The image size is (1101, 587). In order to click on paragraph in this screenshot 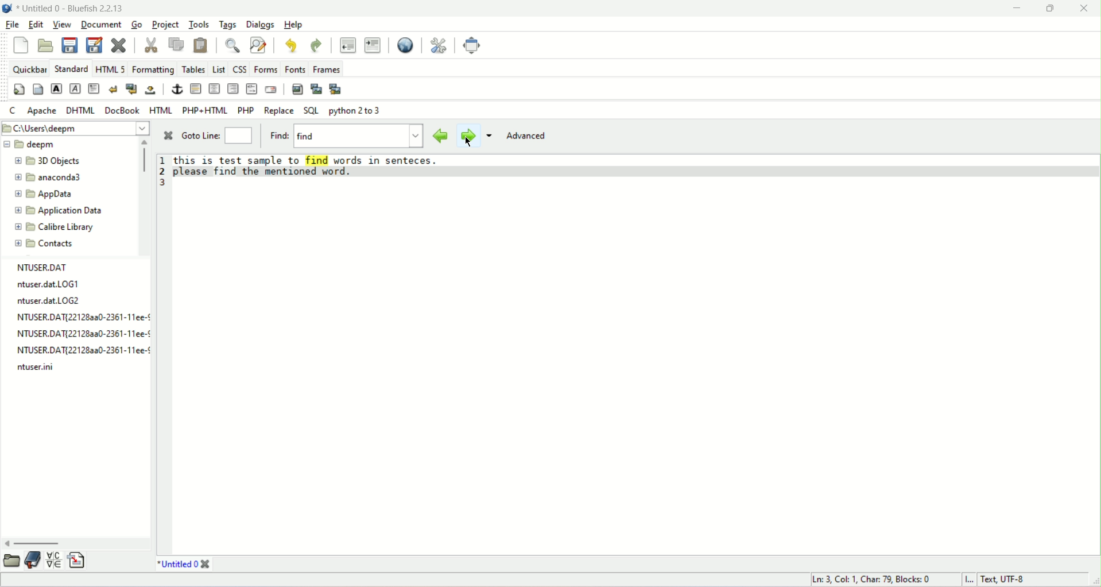, I will do `click(94, 88)`.